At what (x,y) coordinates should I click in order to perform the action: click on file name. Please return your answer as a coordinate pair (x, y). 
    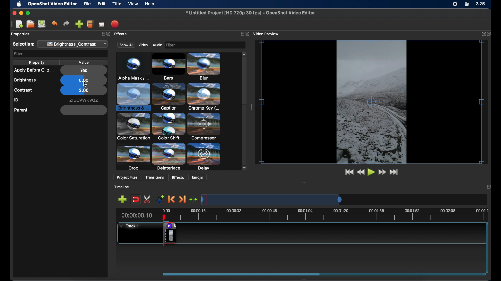
    Looking at the image, I should click on (250, 13).